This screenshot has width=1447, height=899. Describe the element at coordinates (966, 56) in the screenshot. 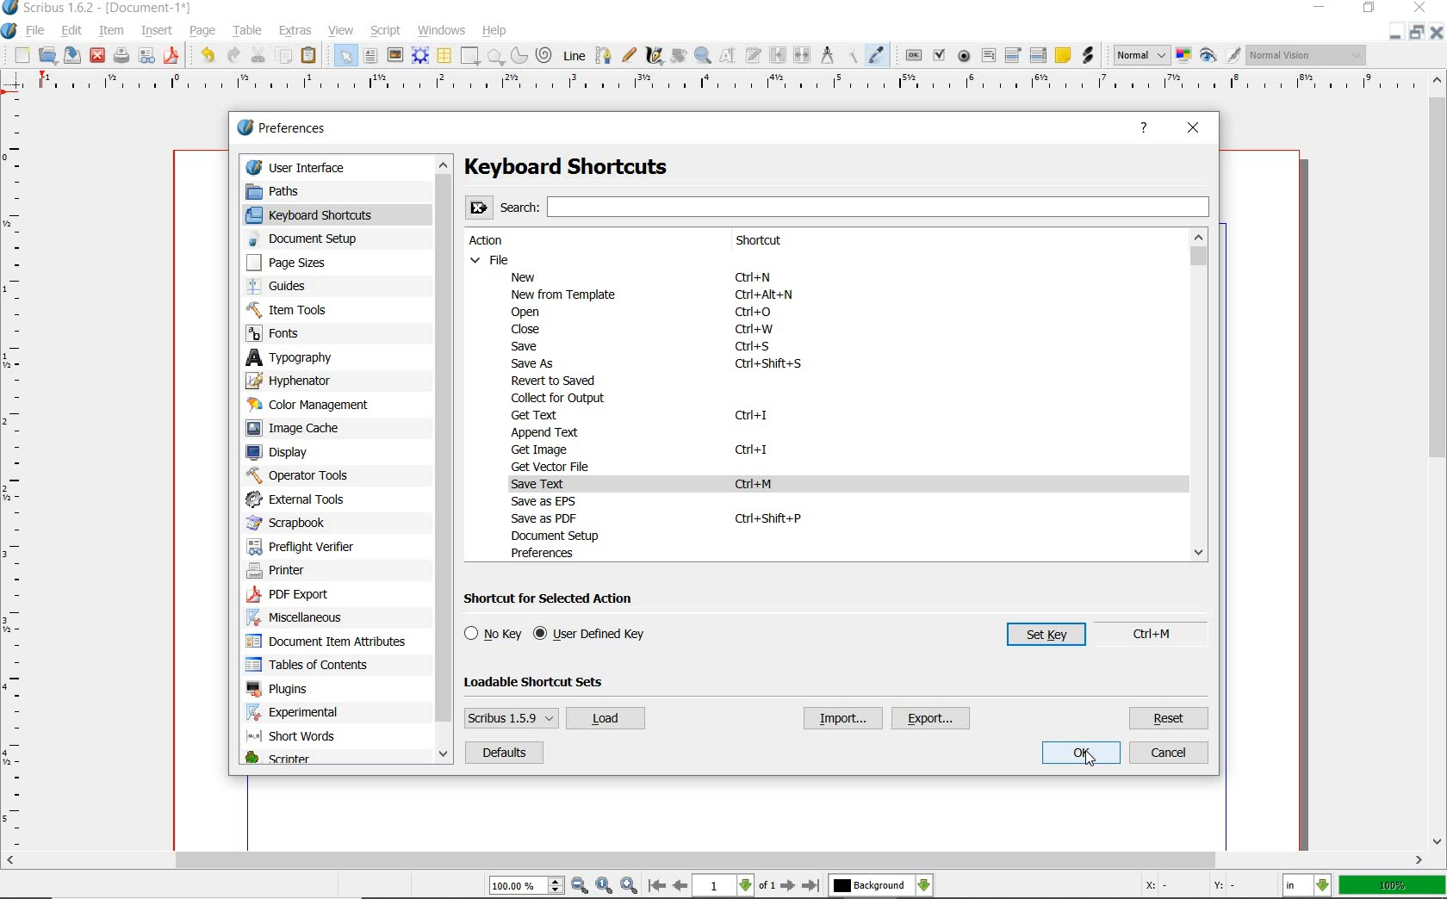

I see `pdf radio button` at that location.